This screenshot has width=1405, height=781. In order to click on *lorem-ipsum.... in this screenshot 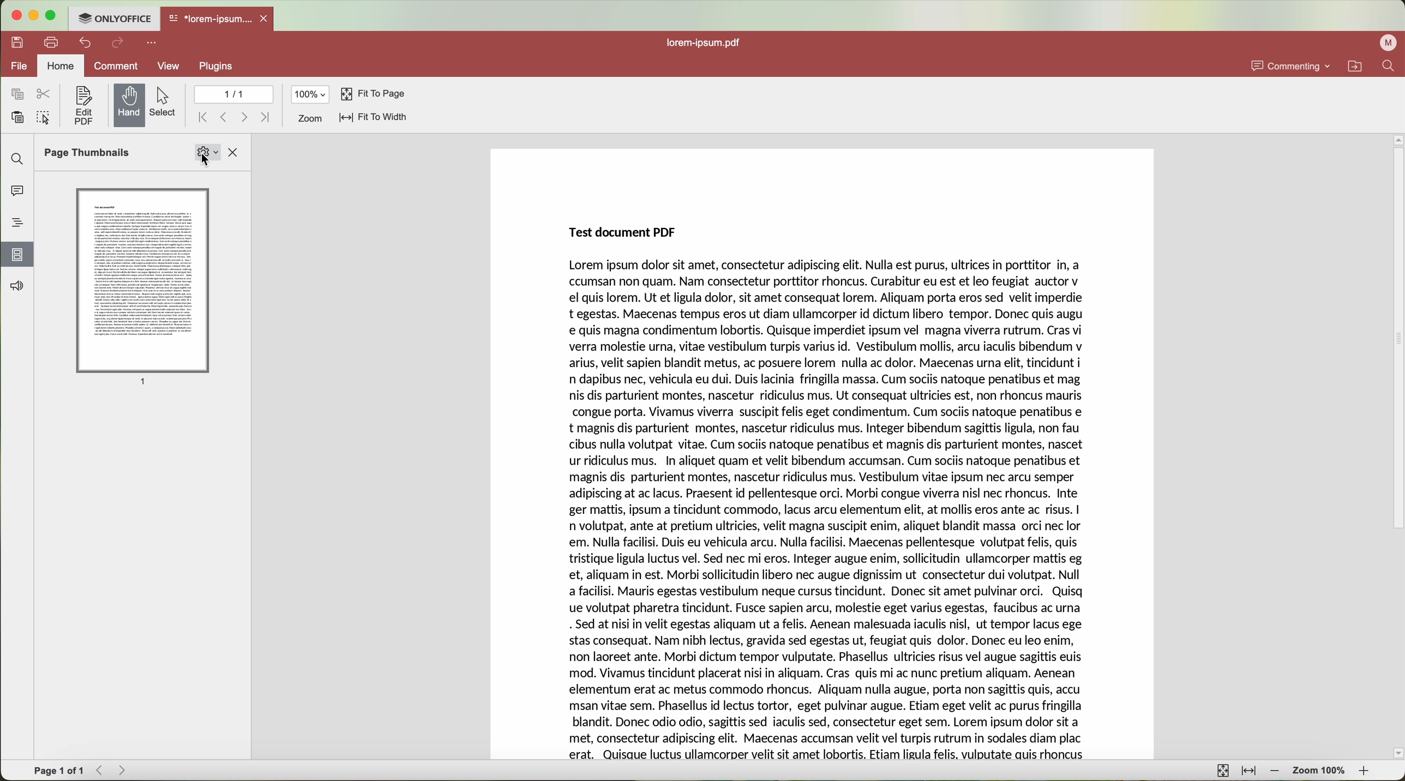, I will do `click(211, 17)`.